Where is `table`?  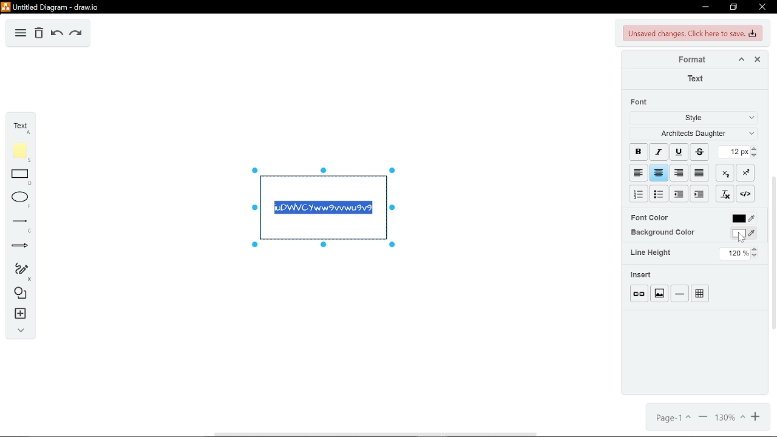 table is located at coordinates (700, 294).